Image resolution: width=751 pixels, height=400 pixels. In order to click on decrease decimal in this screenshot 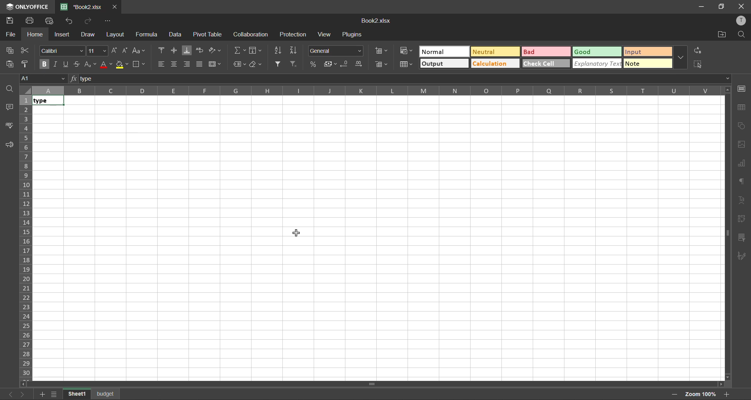, I will do `click(346, 64)`.